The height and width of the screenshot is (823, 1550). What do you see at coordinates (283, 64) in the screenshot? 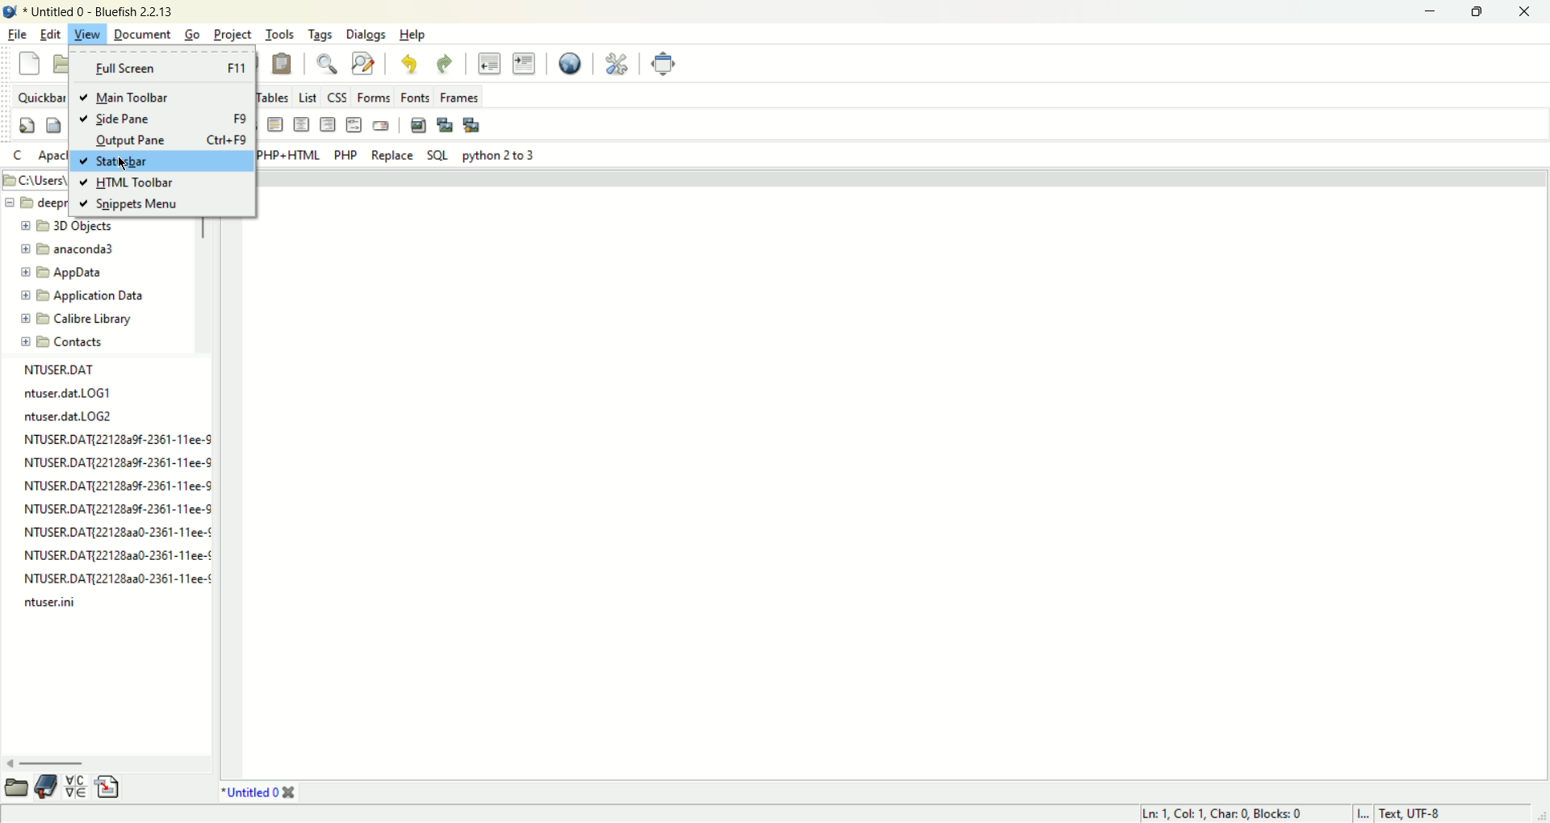
I see `paste` at bounding box center [283, 64].